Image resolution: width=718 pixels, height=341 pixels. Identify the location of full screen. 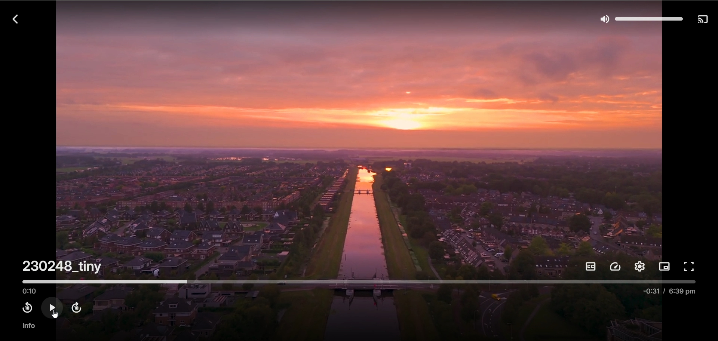
(691, 266).